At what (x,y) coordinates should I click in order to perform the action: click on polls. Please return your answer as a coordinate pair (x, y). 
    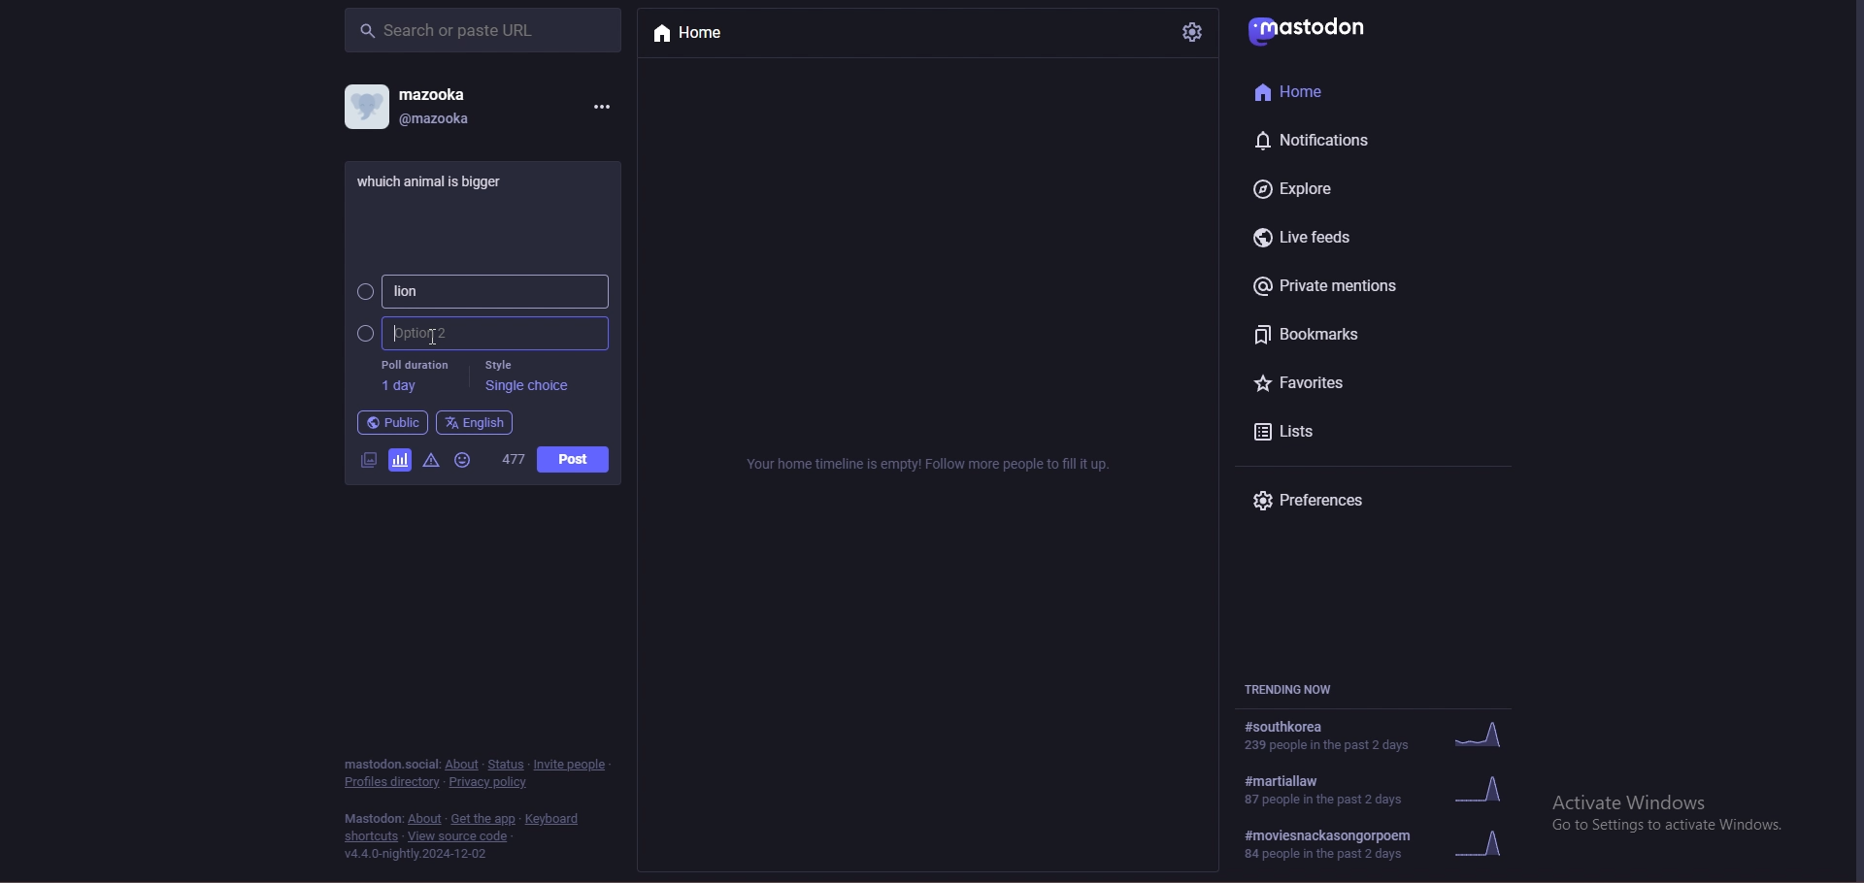
    Looking at the image, I should click on (399, 463).